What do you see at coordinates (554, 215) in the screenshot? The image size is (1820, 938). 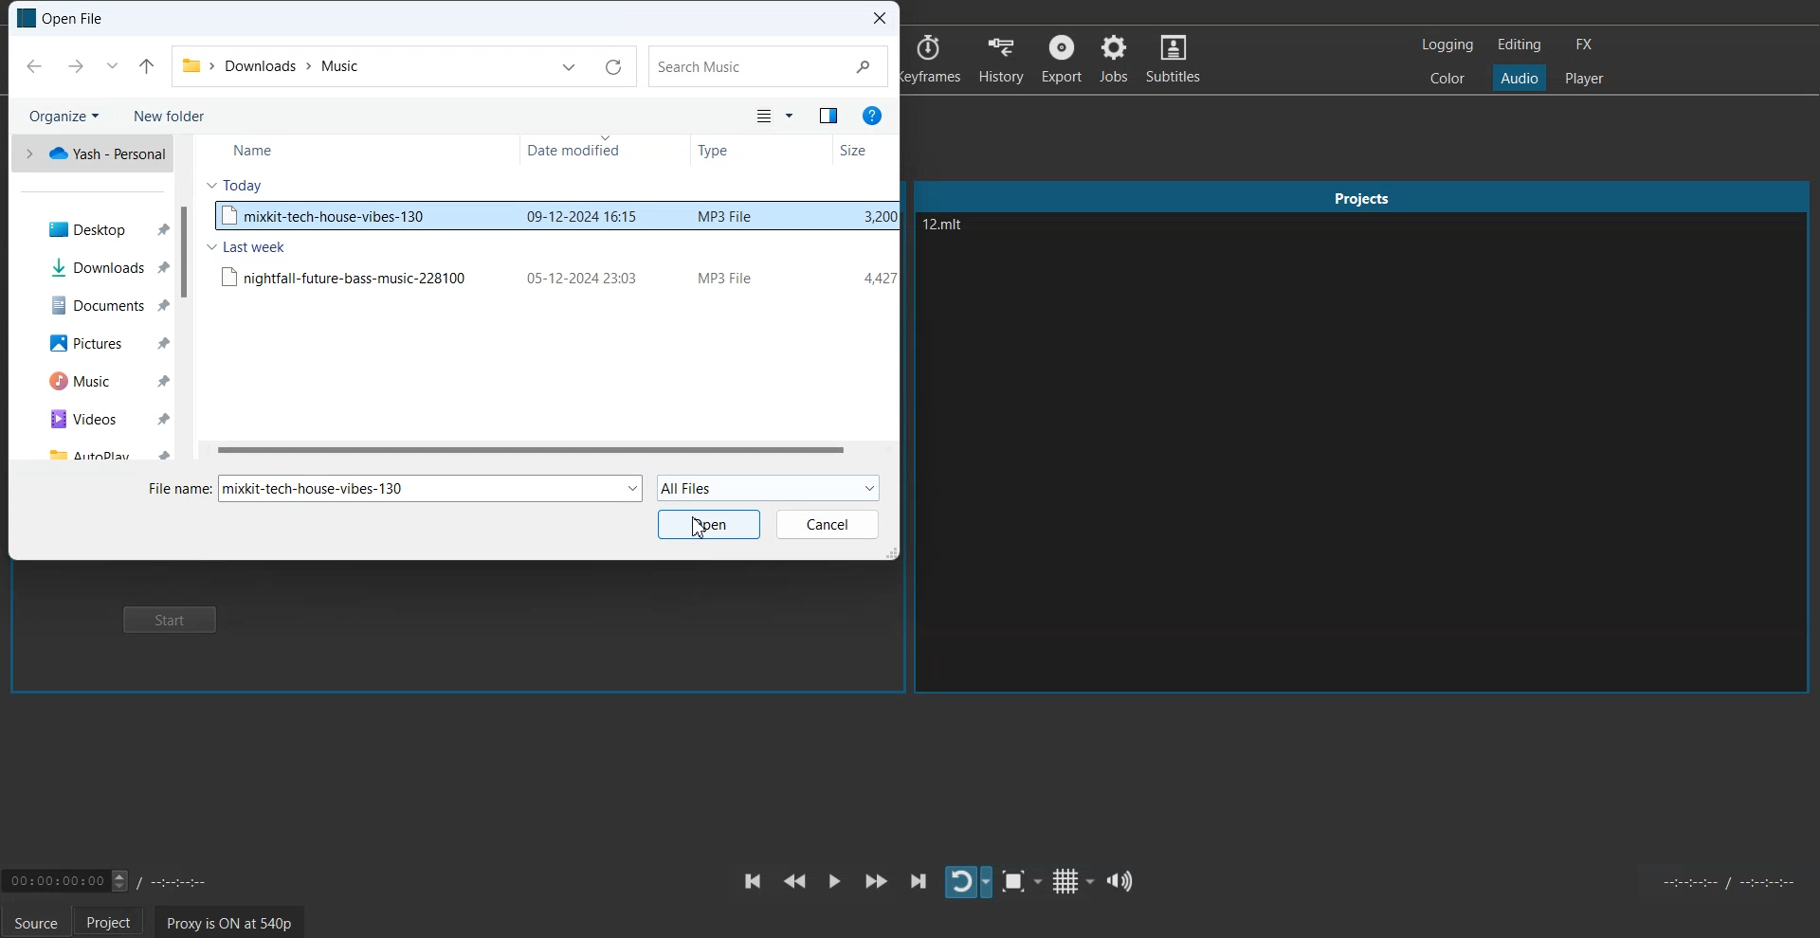 I see `File` at bounding box center [554, 215].